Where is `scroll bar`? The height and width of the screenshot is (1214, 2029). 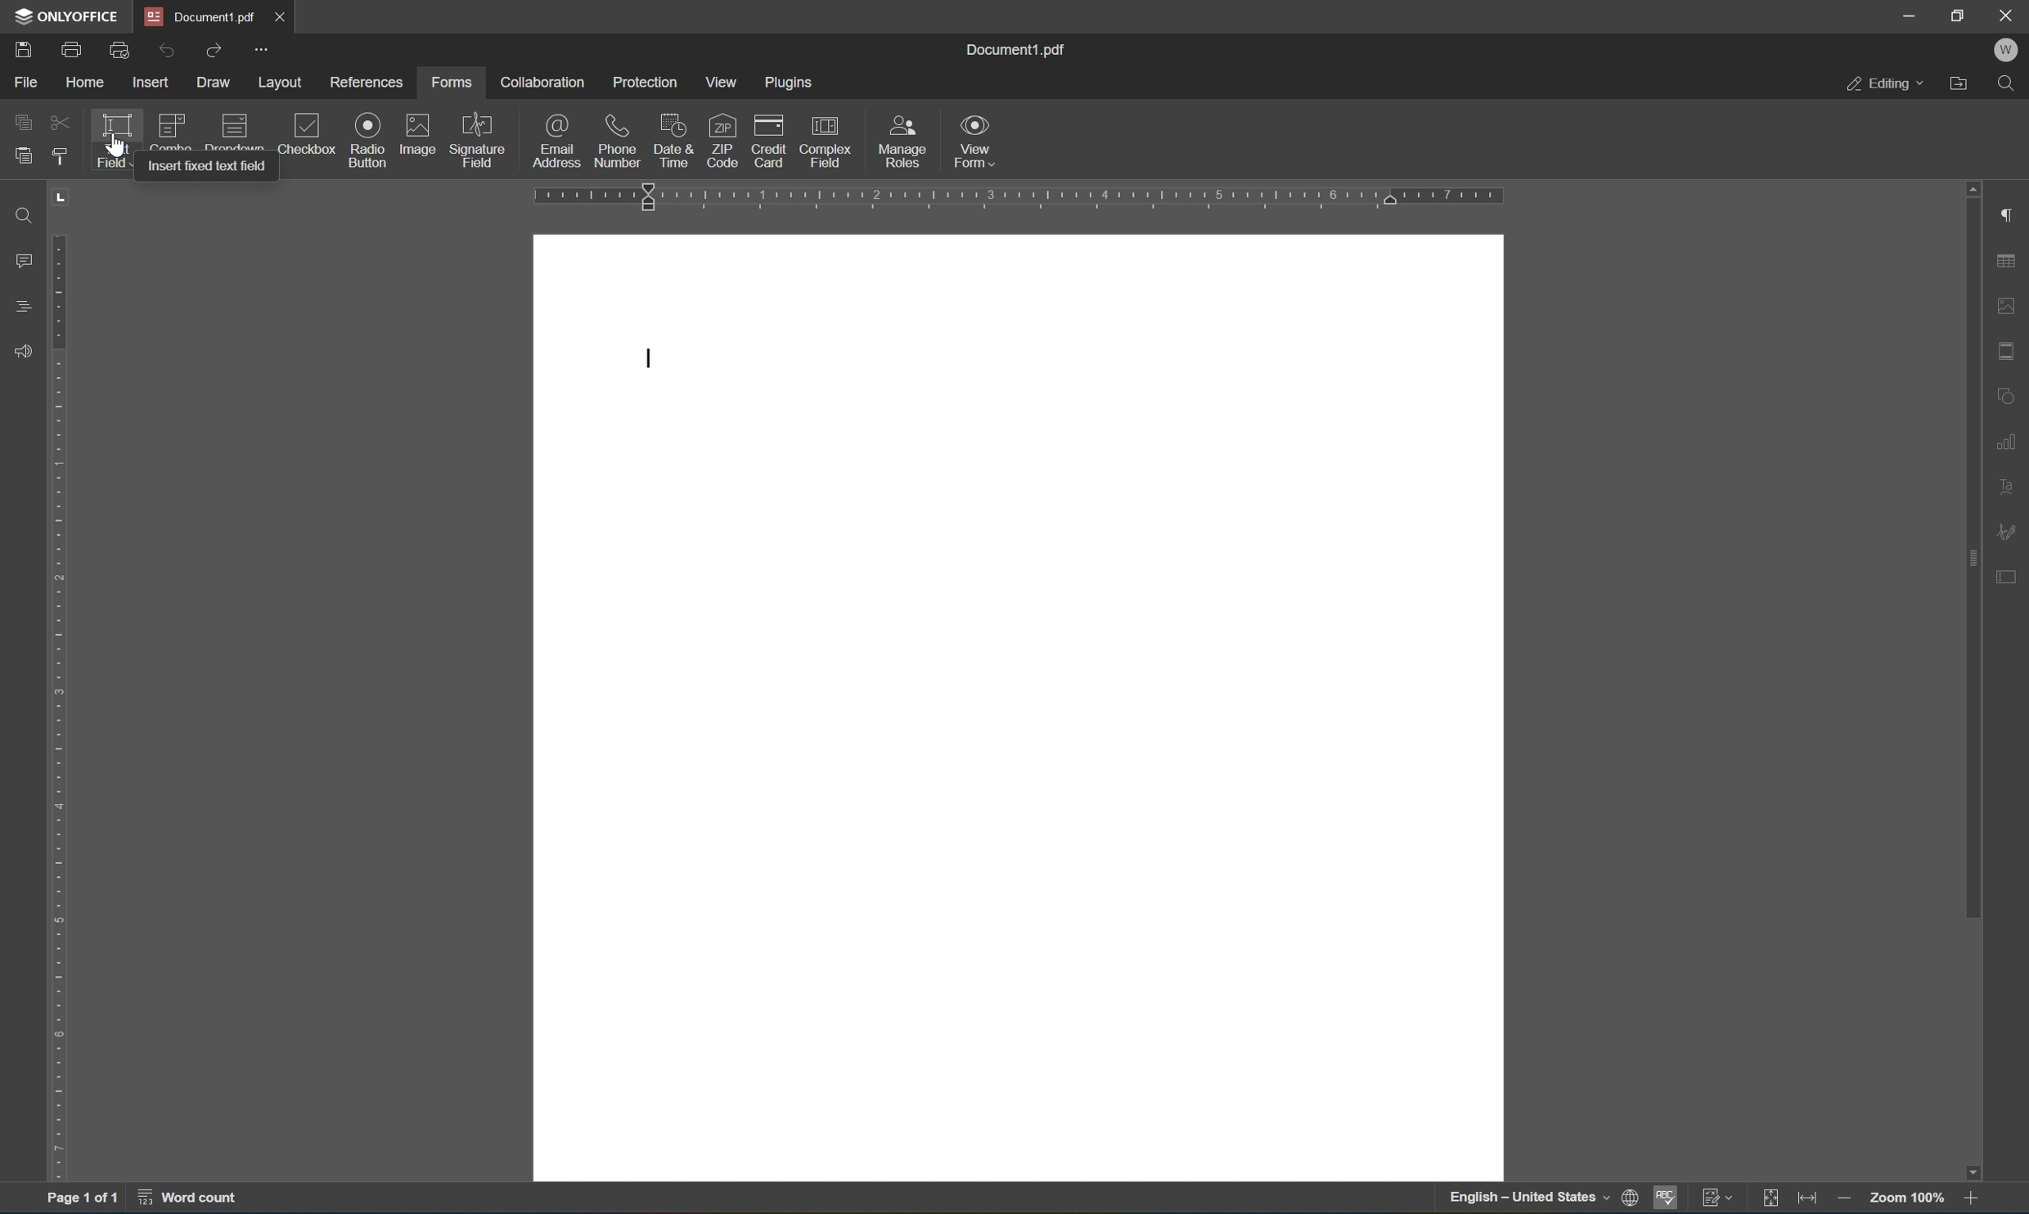
scroll bar is located at coordinates (1973, 557).